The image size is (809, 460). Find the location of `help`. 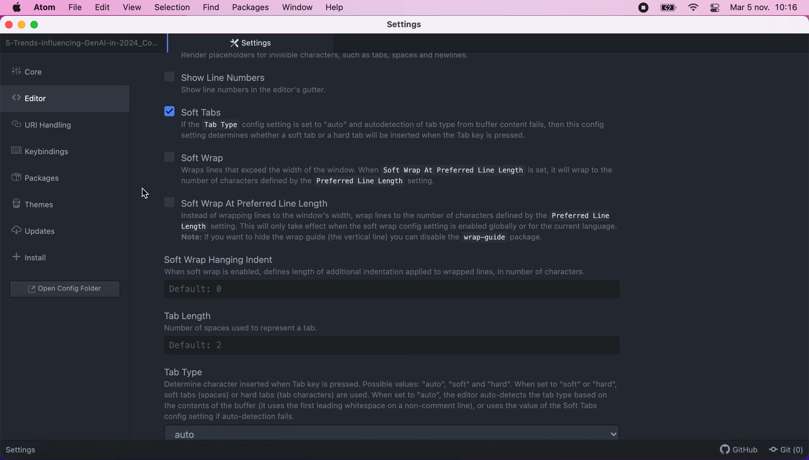

help is located at coordinates (336, 7).